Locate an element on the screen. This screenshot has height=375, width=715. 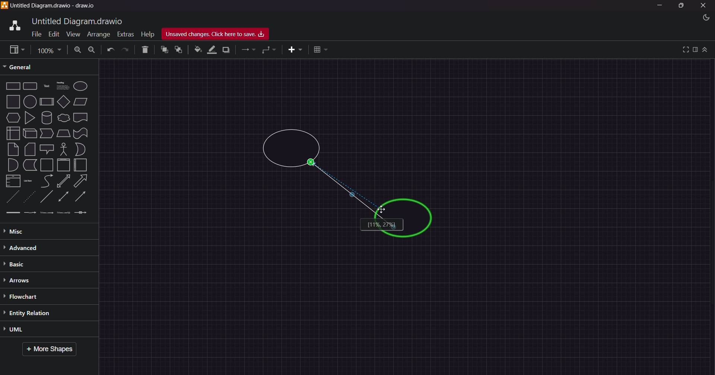
Entity Relation is located at coordinates (37, 313).